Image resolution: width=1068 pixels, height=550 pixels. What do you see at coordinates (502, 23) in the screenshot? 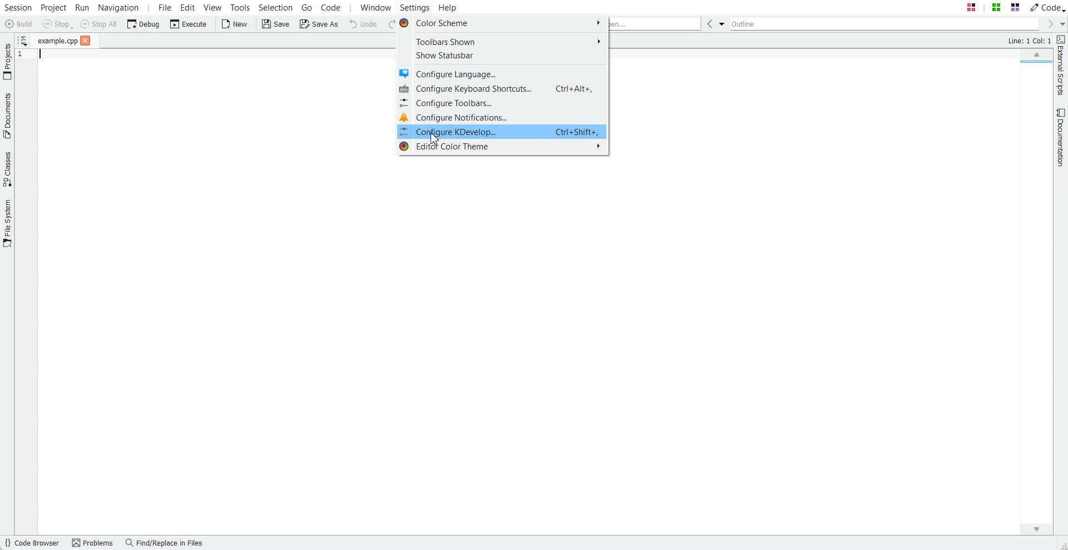
I see `Color Scheme` at bounding box center [502, 23].